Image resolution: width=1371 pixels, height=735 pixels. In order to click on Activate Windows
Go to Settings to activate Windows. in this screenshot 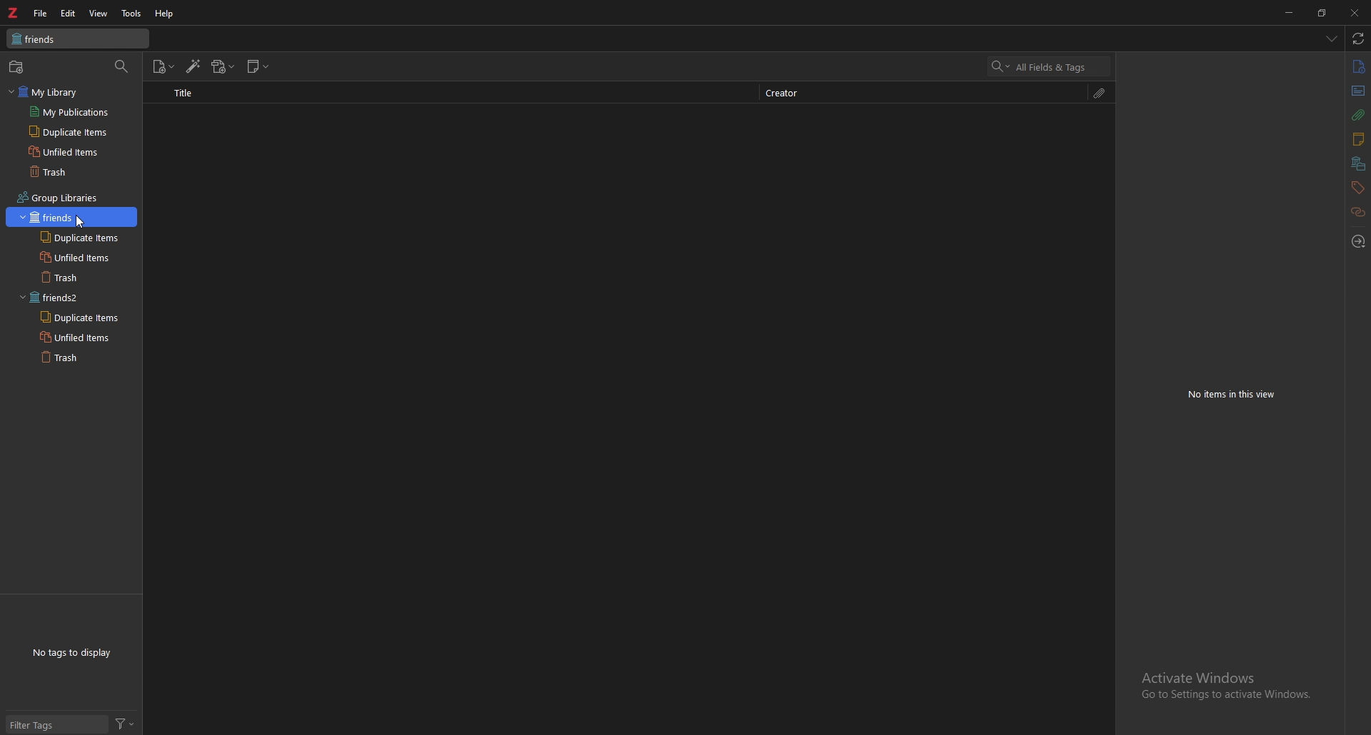, I will do `click(1226, 689)`.